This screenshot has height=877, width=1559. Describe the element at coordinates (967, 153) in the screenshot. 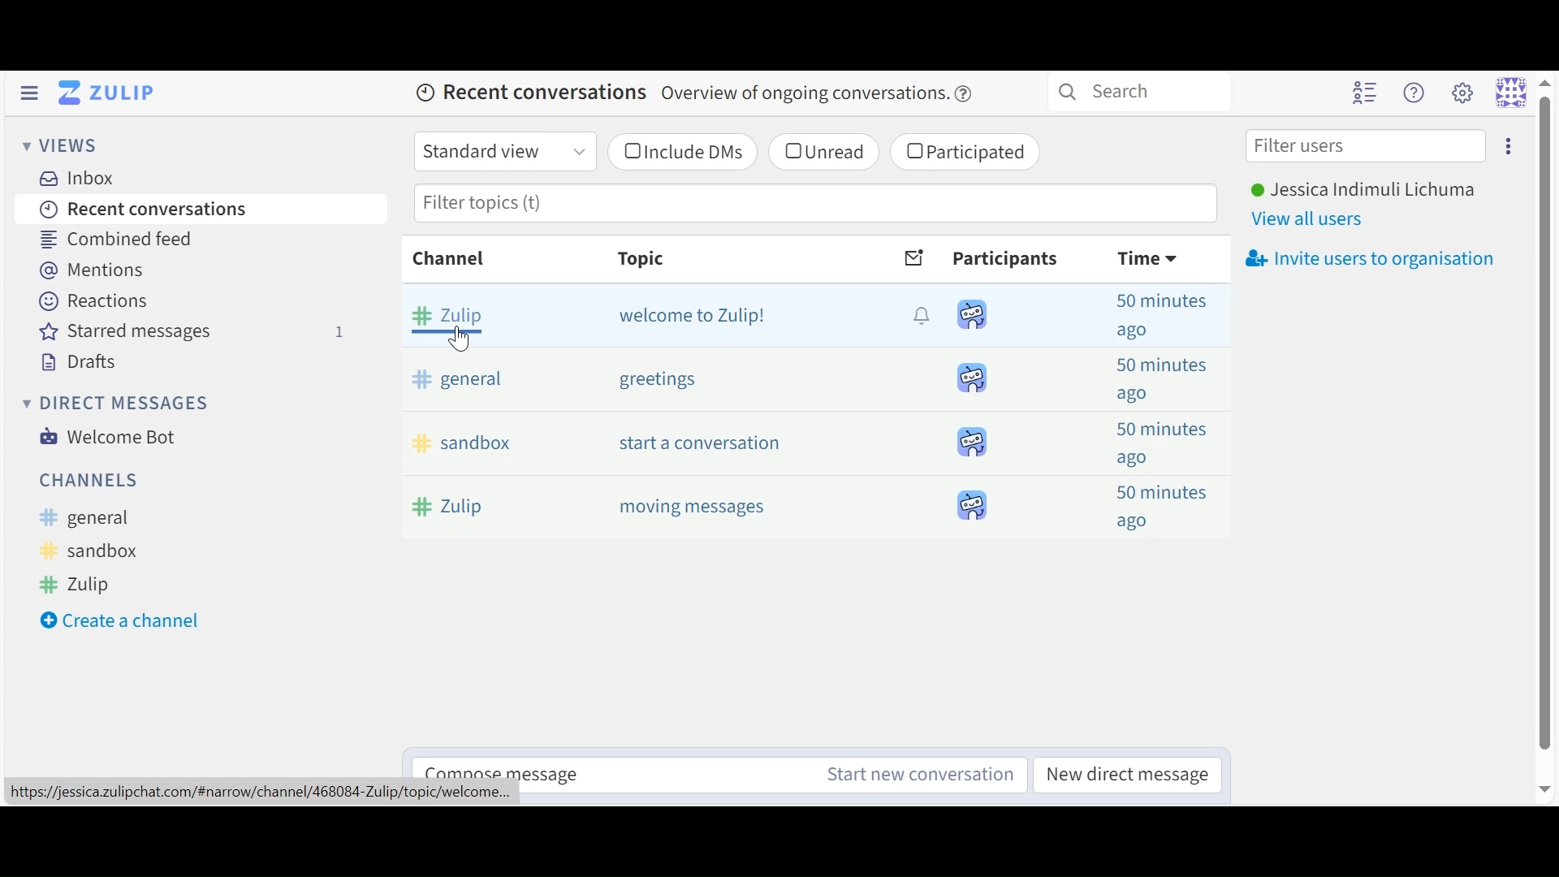

I see `(un)selectParticipated` at that location.